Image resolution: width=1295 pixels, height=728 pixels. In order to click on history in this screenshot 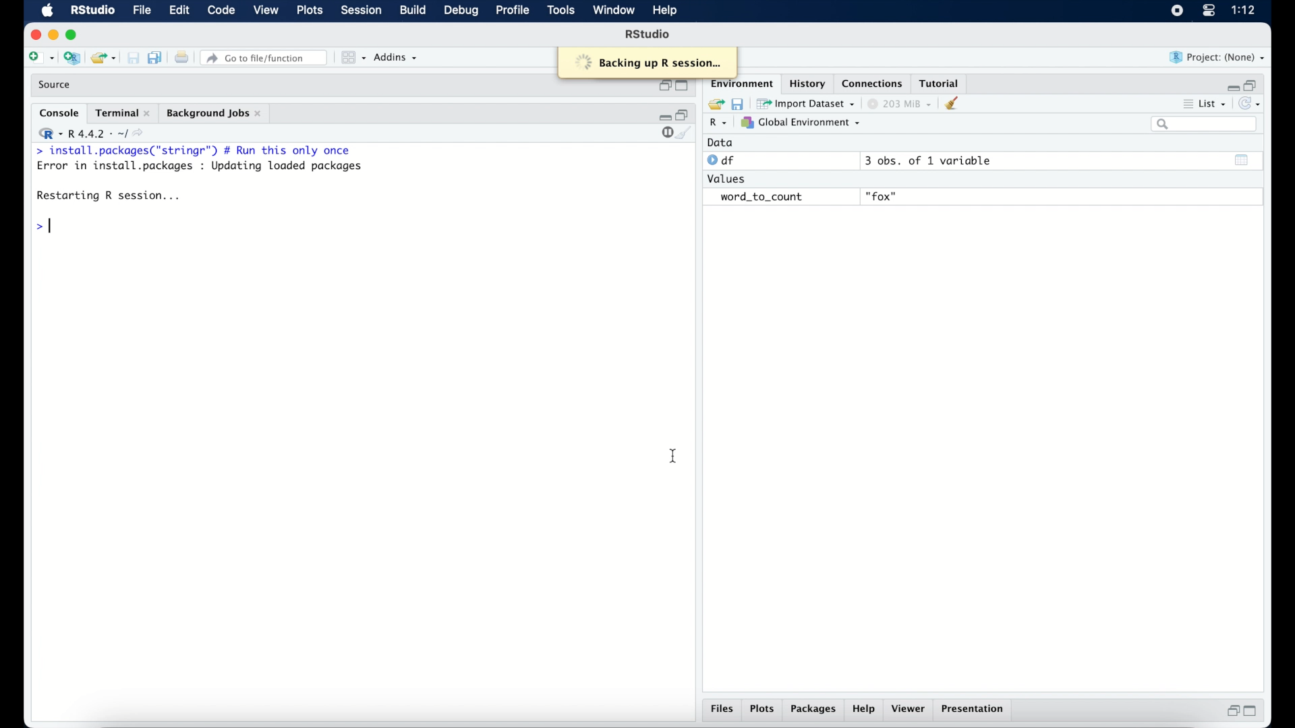, I will do `click(806, 84)`.